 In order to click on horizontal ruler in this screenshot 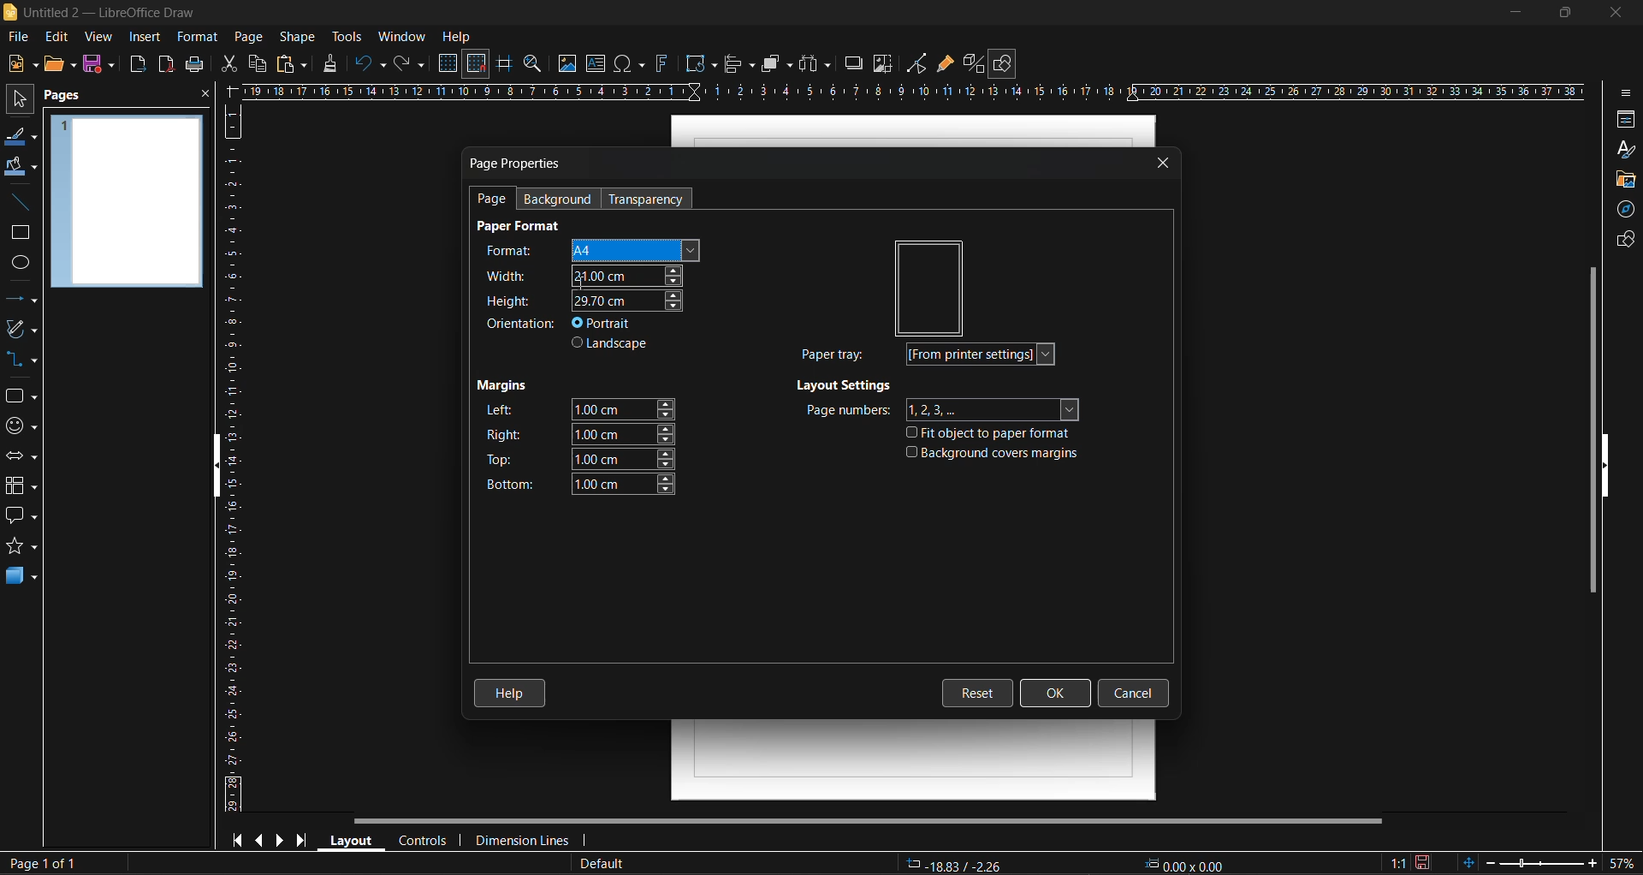, I will do `click(918, 90)`.